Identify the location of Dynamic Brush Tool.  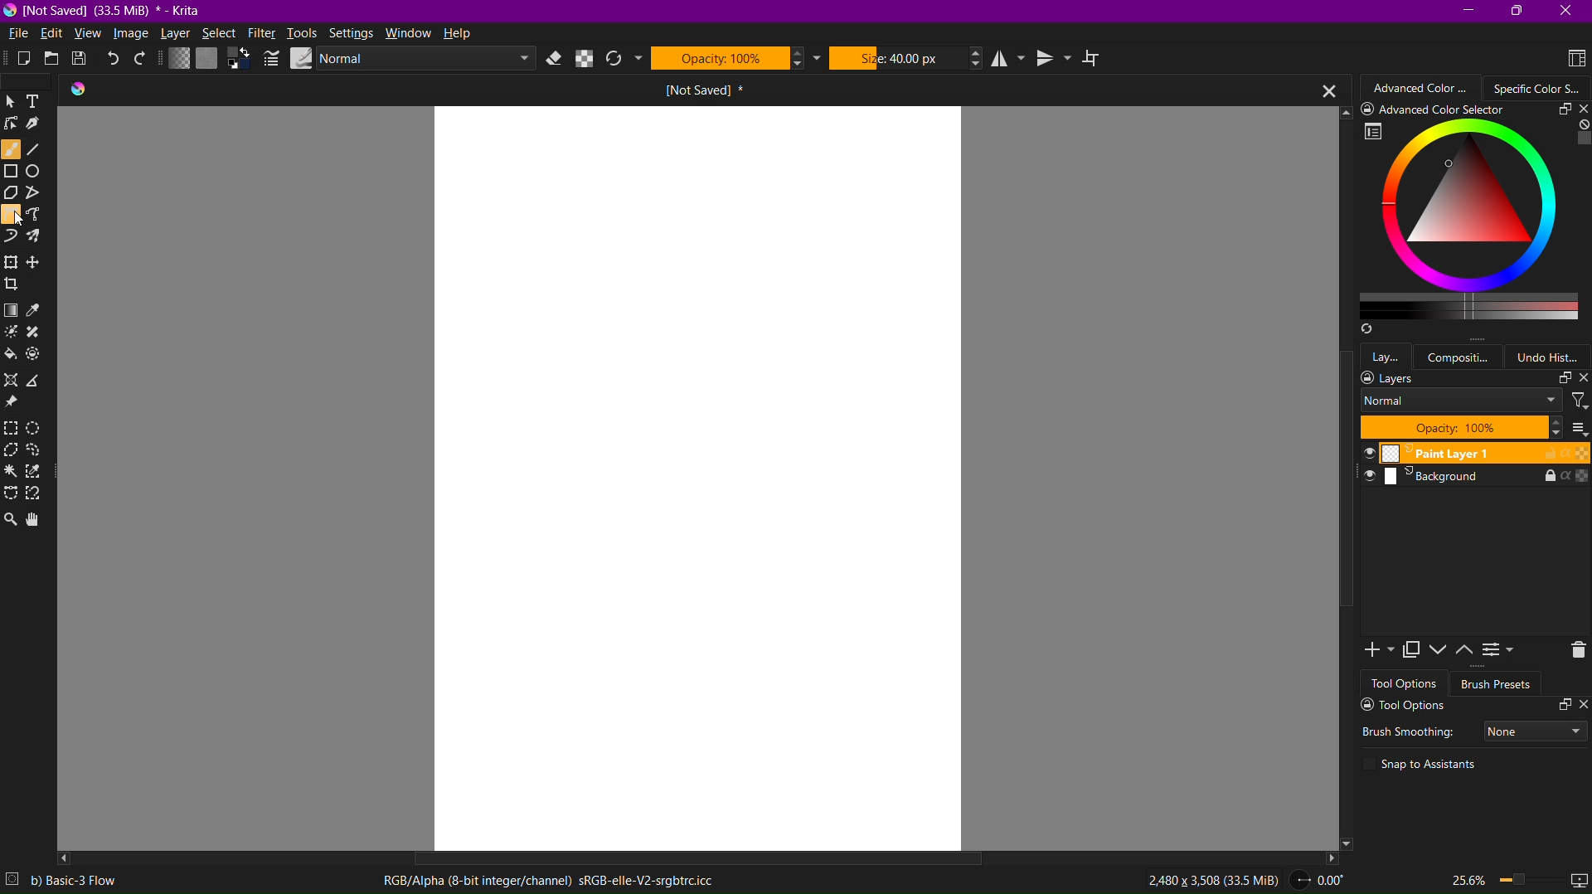
(12, 237).